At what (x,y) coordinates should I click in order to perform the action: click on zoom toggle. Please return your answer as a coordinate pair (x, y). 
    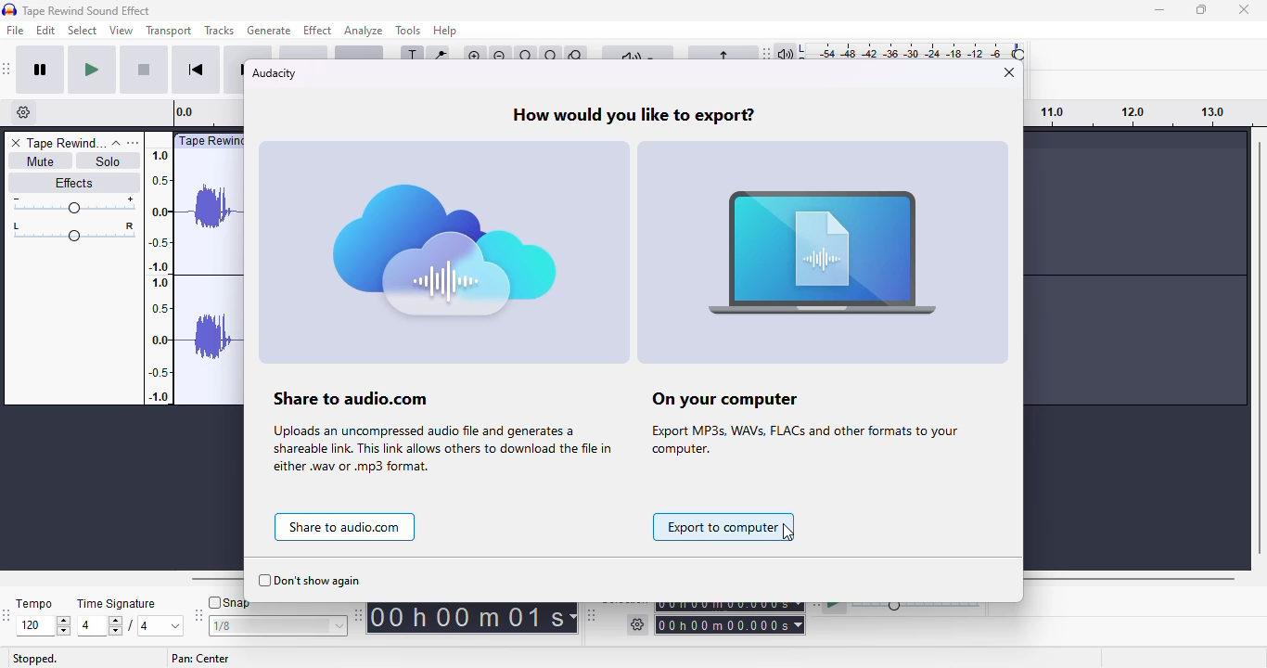
    Looking at the image, I should click on (577, 58).